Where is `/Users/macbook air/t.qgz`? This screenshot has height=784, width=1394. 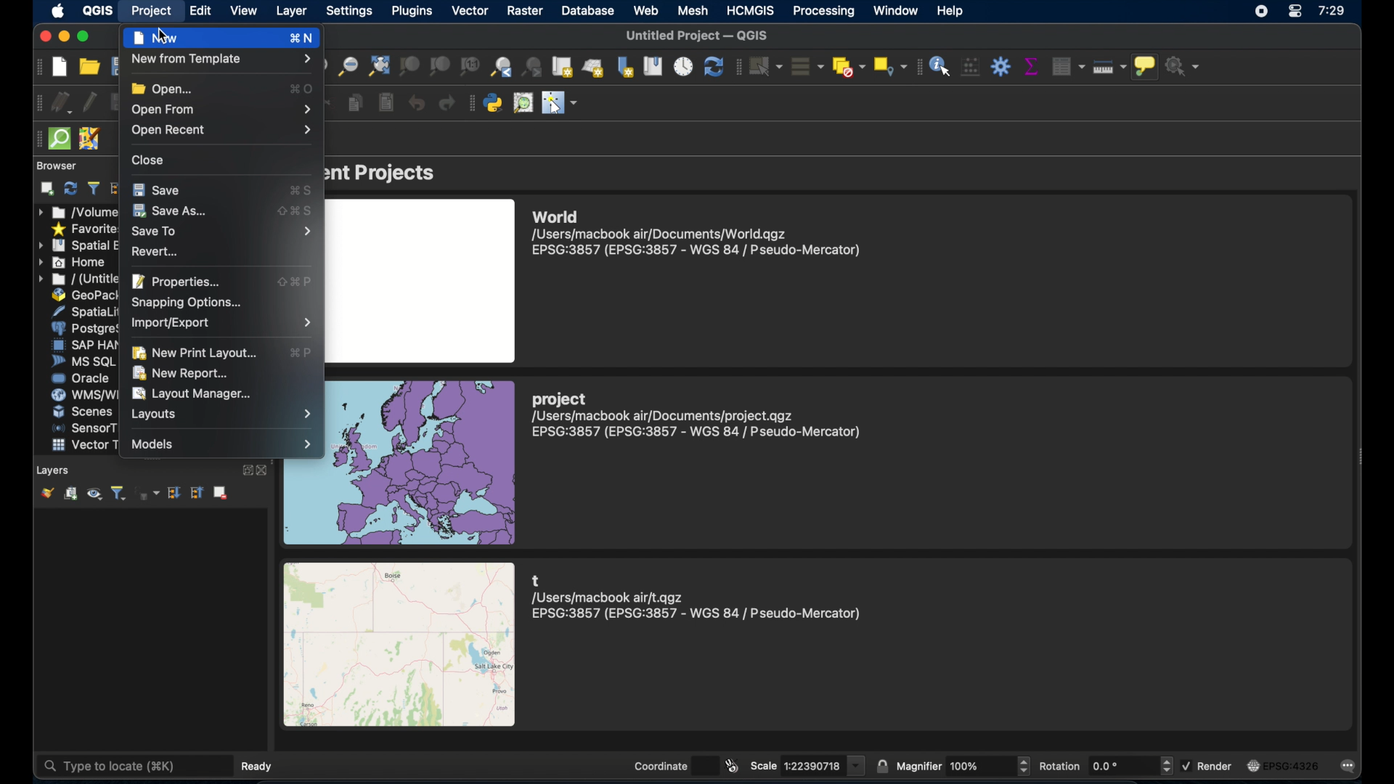
/Users/macbook air/t.qgz is located at coordinates (609, 597).